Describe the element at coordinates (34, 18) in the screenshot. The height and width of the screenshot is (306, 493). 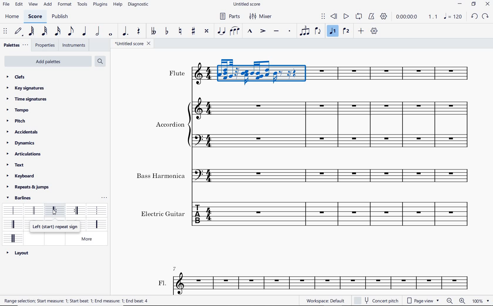
I see `SCORE` at that location.